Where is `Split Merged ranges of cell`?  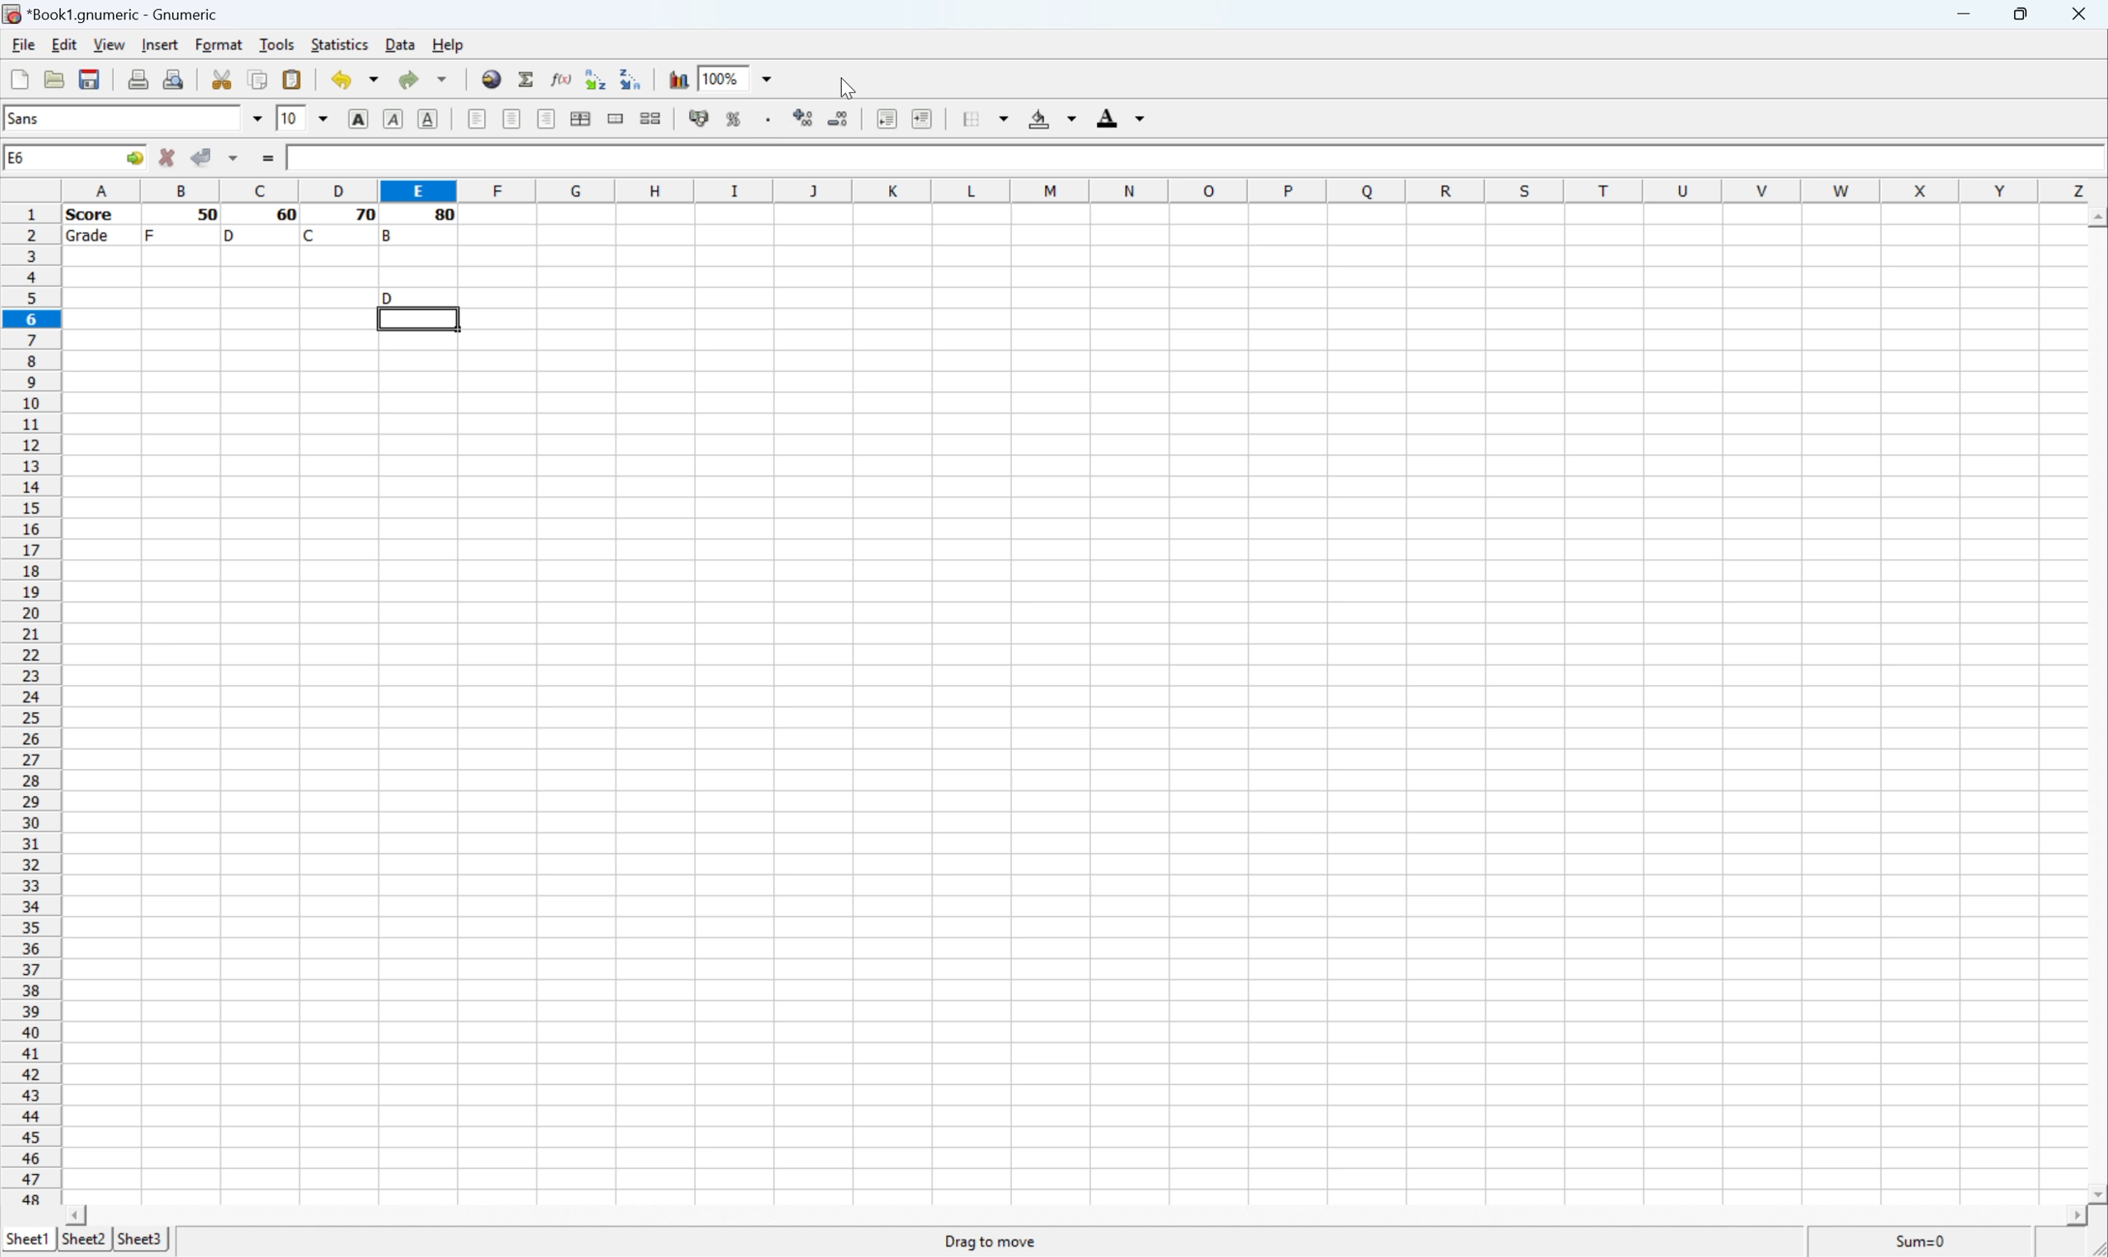 Split Merged ranges of cell is located at coordinates (648, 121).